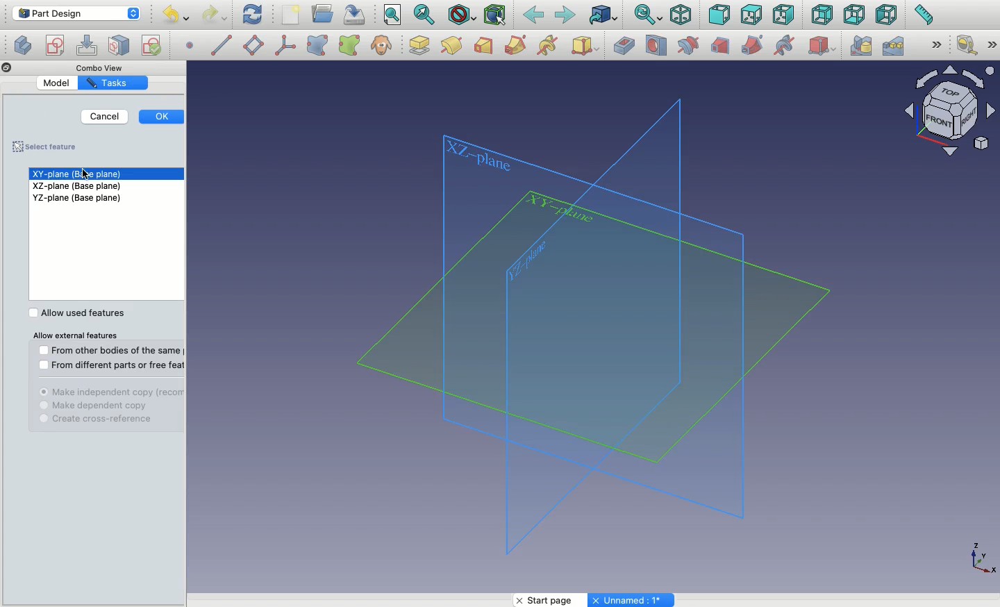  I want to click on Additive pipe, so click(516, 44).